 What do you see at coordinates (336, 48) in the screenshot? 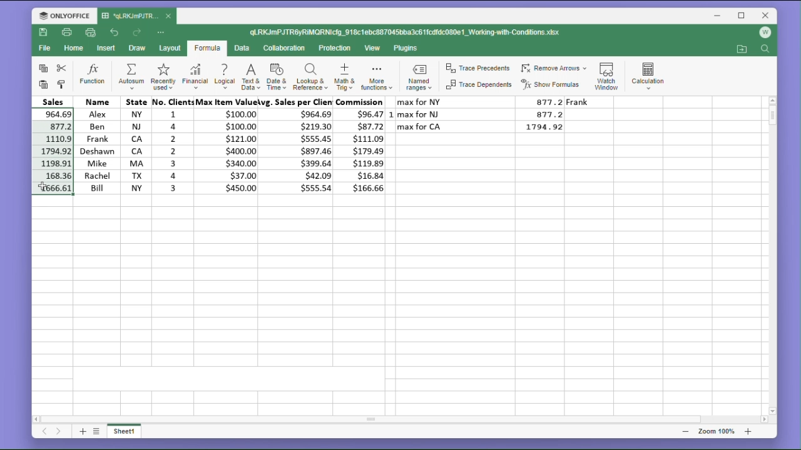
I see `protection` at bounding box center [336, 48].